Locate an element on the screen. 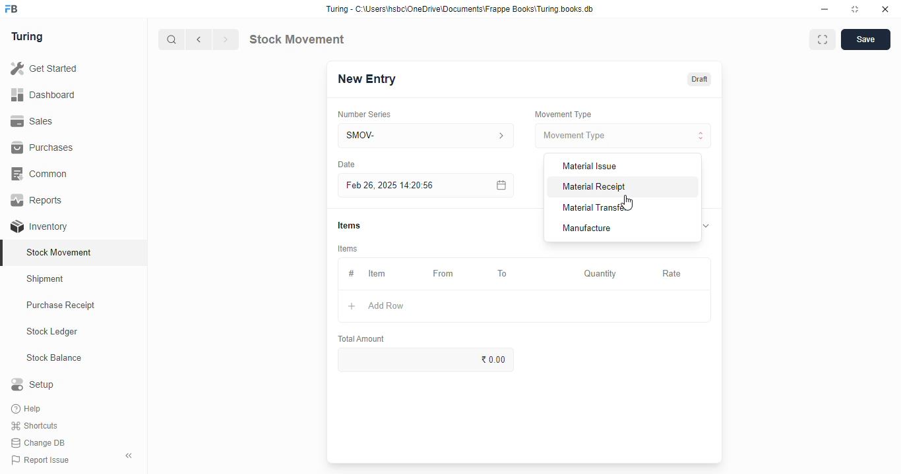  material receipt is located at coordinates (594, 187).